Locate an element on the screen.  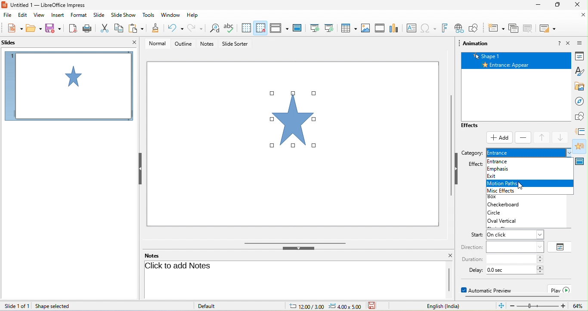
slide transition is located at coordinates (581, 131).